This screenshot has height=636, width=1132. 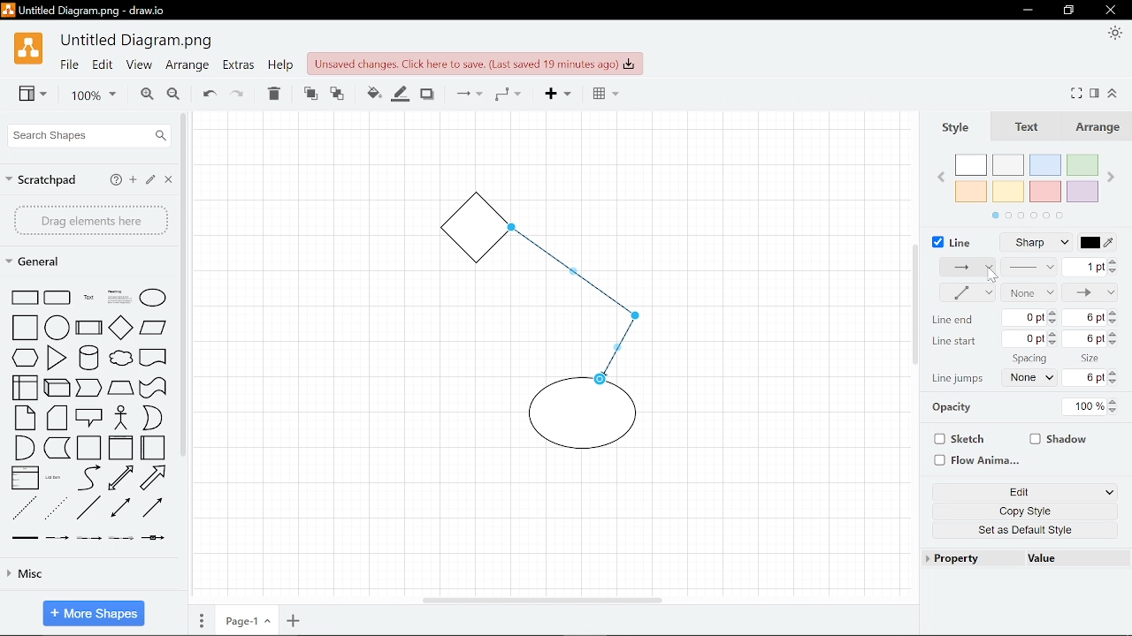 I want to click on Edit, so click(x=1012, y=493).